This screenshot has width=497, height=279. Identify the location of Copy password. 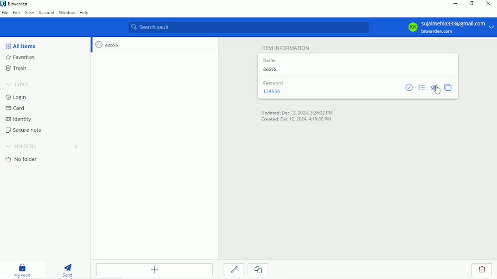
(450, 87).